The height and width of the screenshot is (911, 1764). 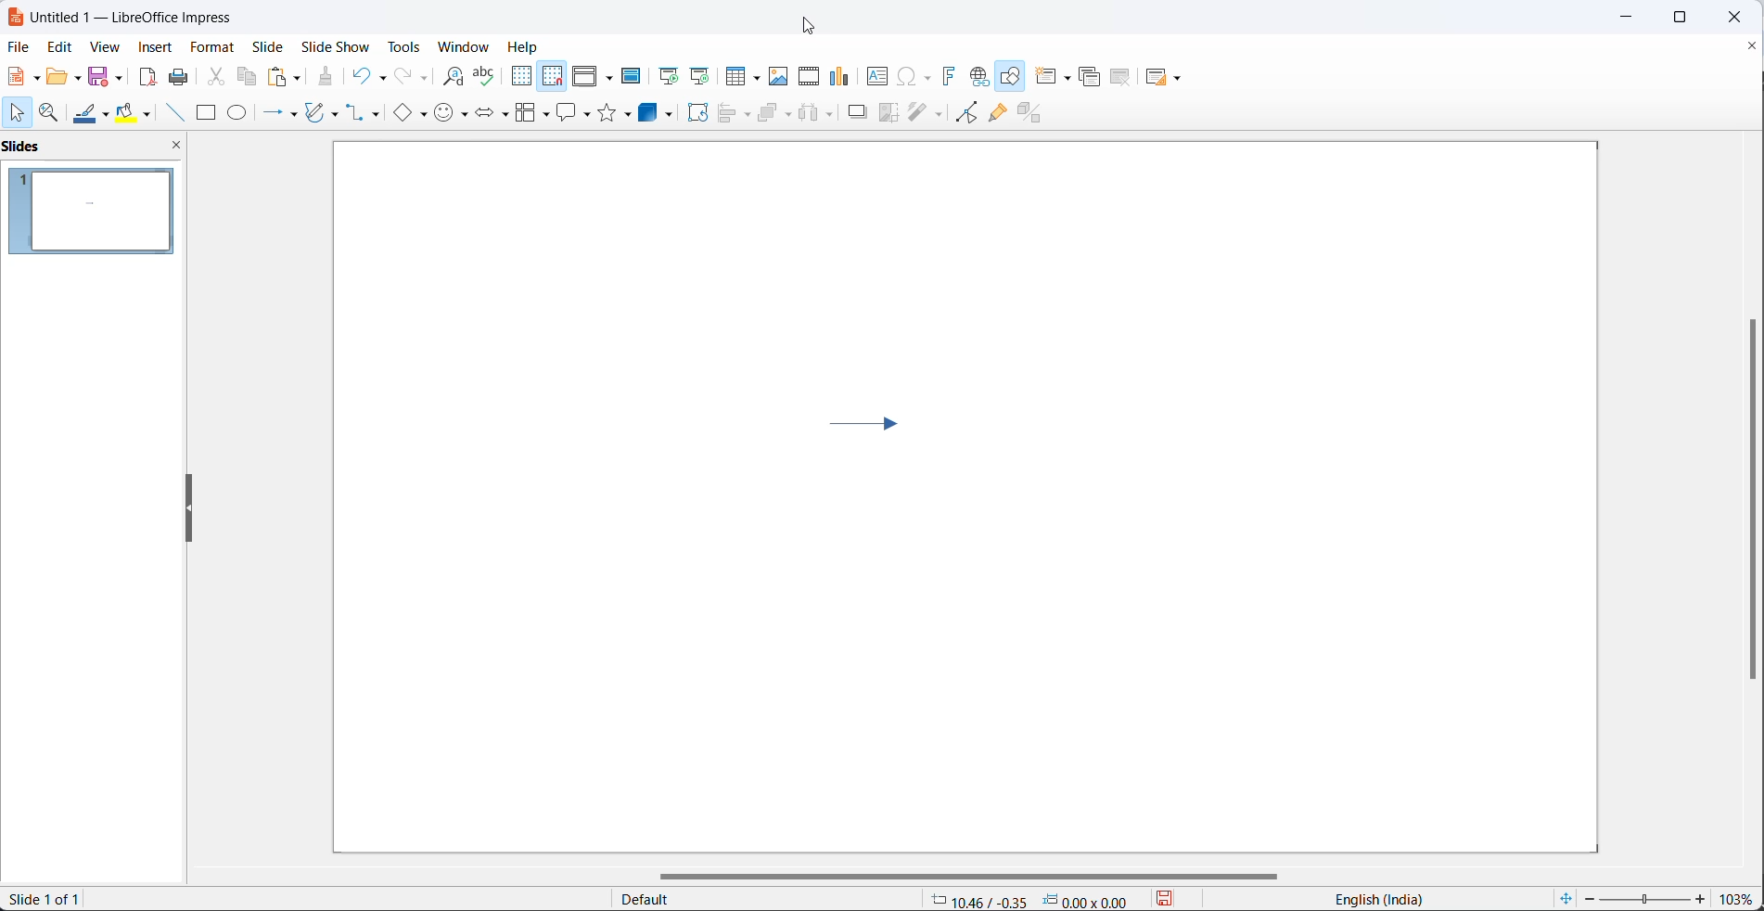 I want to click on close document, so click(x=1753, y=45).